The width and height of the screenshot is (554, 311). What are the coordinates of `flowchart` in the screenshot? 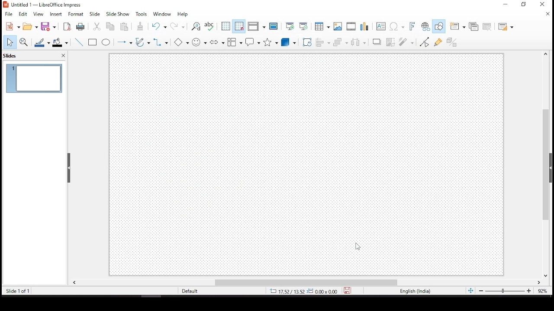 It's located at (235, 41).